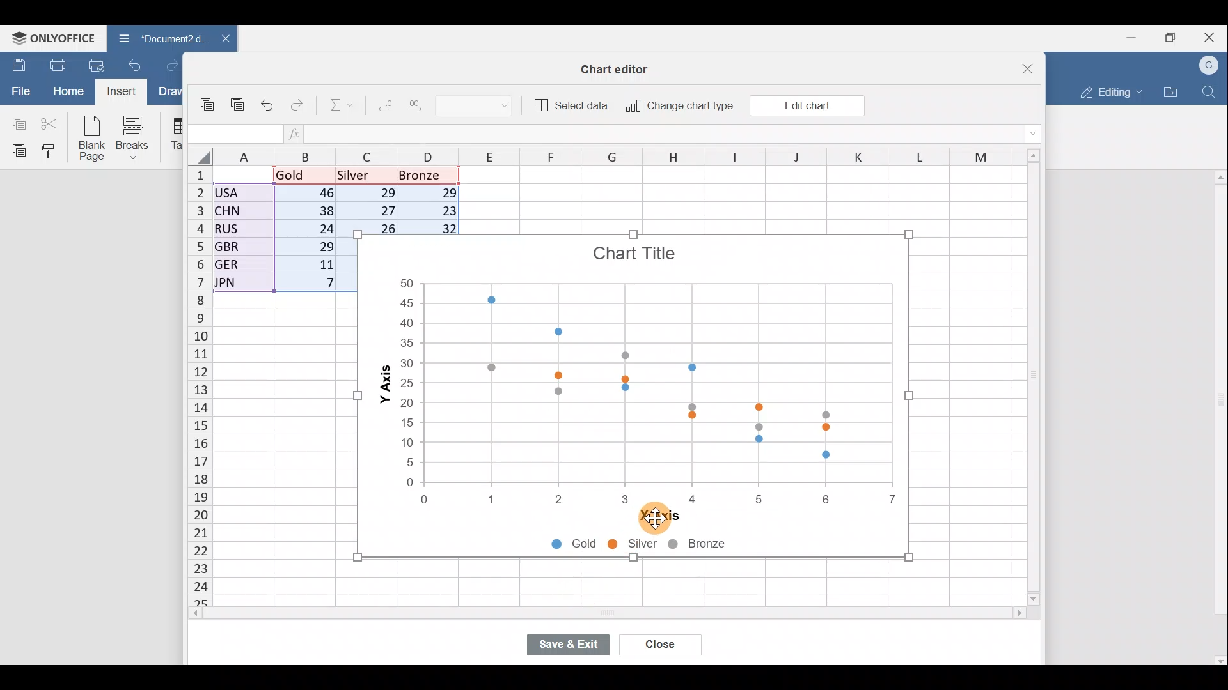 The image size is (1228, 690). Describe the element at coordinates (425, 109) in the screenshot. I see `Increase decimal` at that location.